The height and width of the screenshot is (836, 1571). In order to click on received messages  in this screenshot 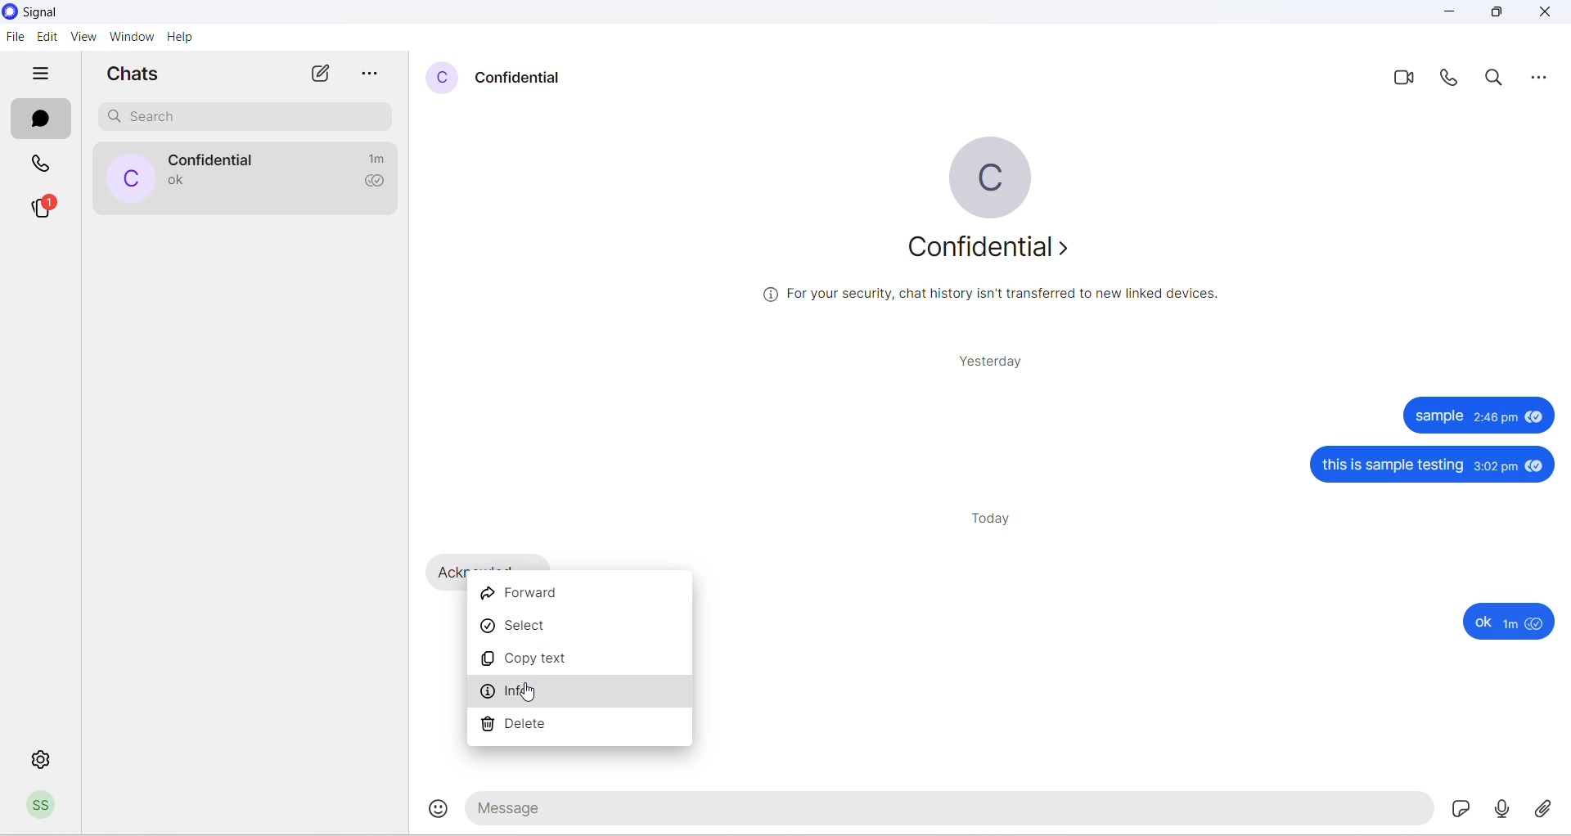, I will do `click(439, 570)`.